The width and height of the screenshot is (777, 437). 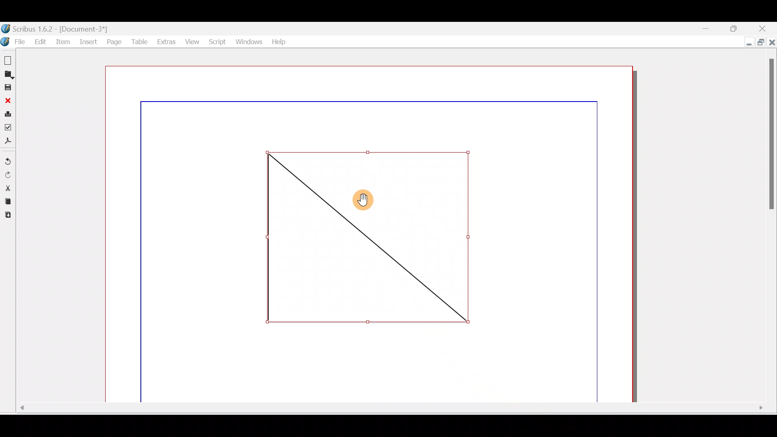 I want to click on Maximise, so click(x=738, y=28).